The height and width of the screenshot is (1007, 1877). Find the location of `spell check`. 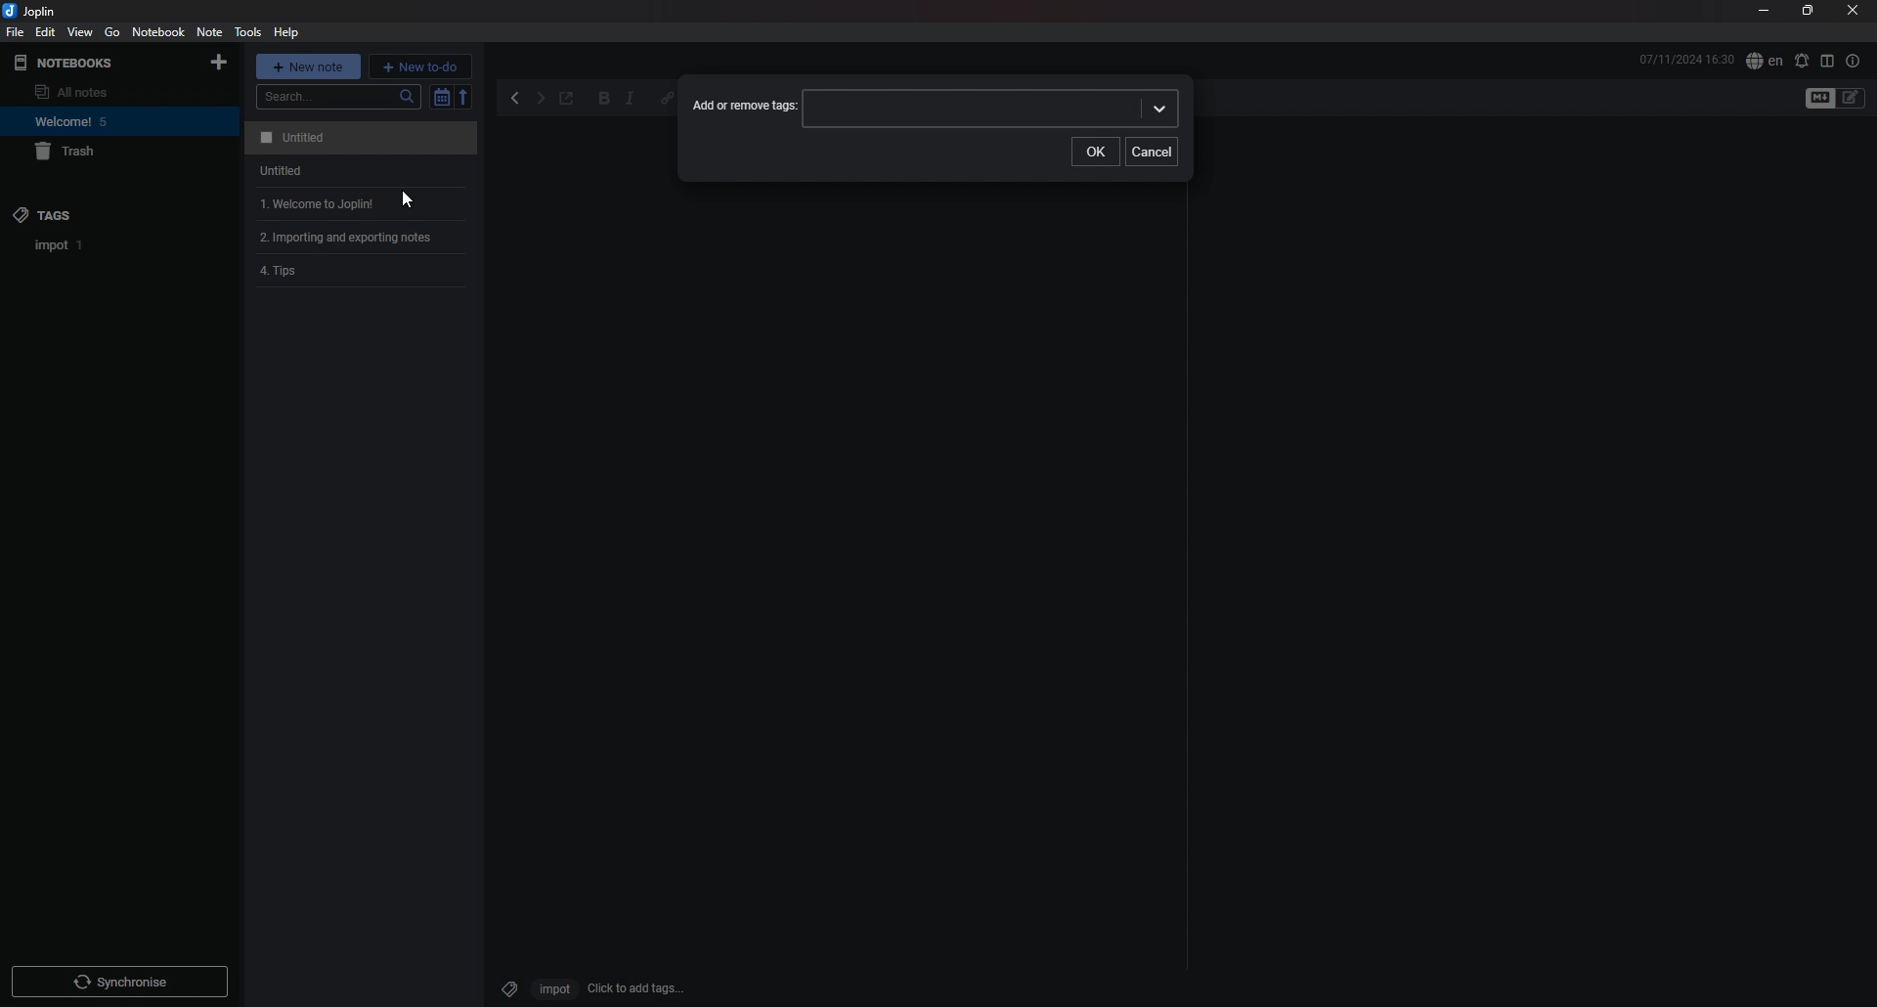

spell check is located at coordinates (1764, 62).